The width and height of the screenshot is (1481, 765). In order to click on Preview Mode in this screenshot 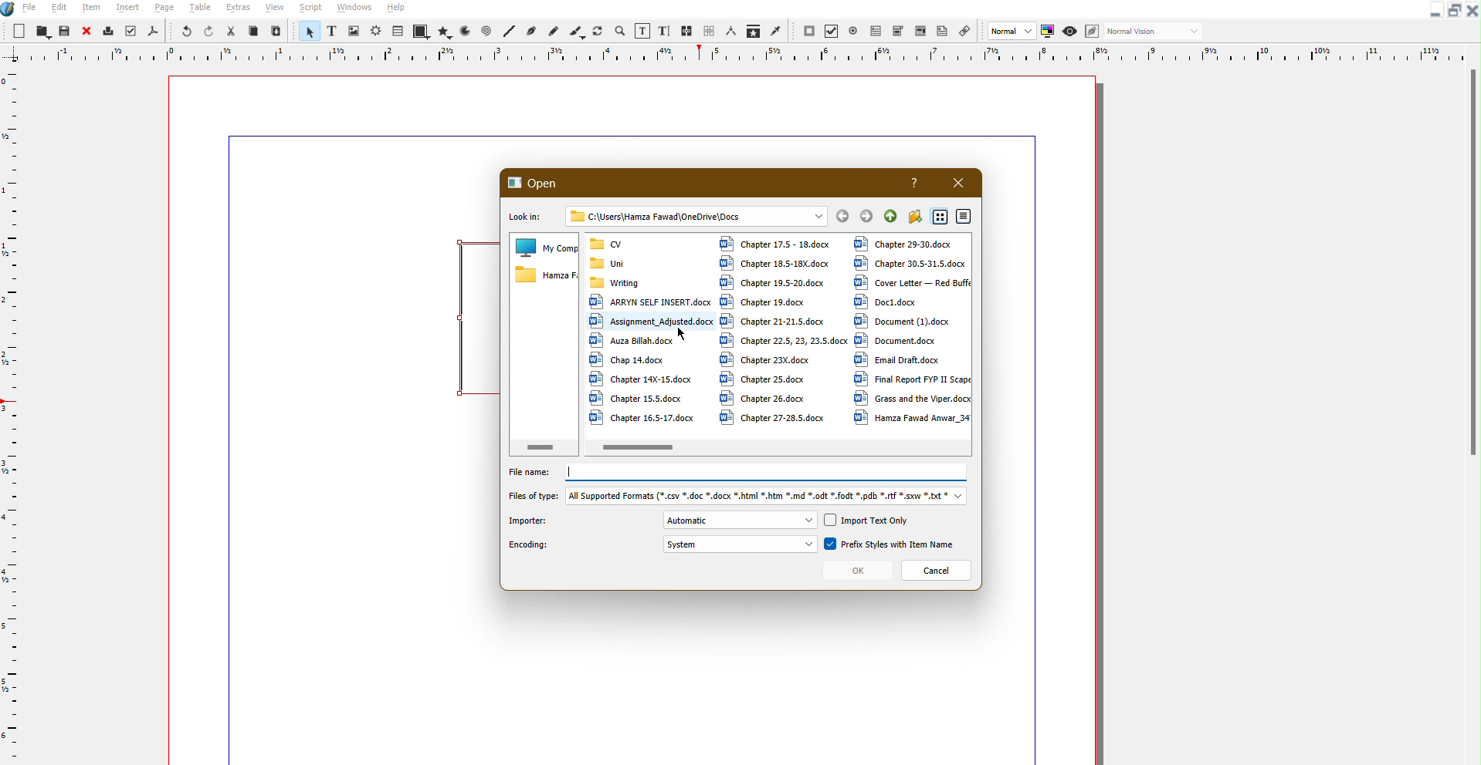, I will do `click(1069, 31)`.